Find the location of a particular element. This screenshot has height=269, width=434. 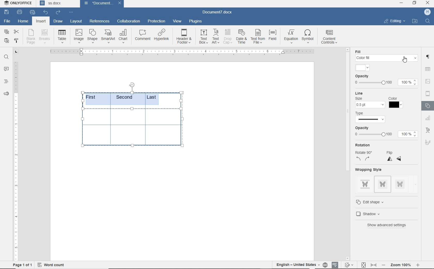

0.5 pt is located at coordinates (370, 105).